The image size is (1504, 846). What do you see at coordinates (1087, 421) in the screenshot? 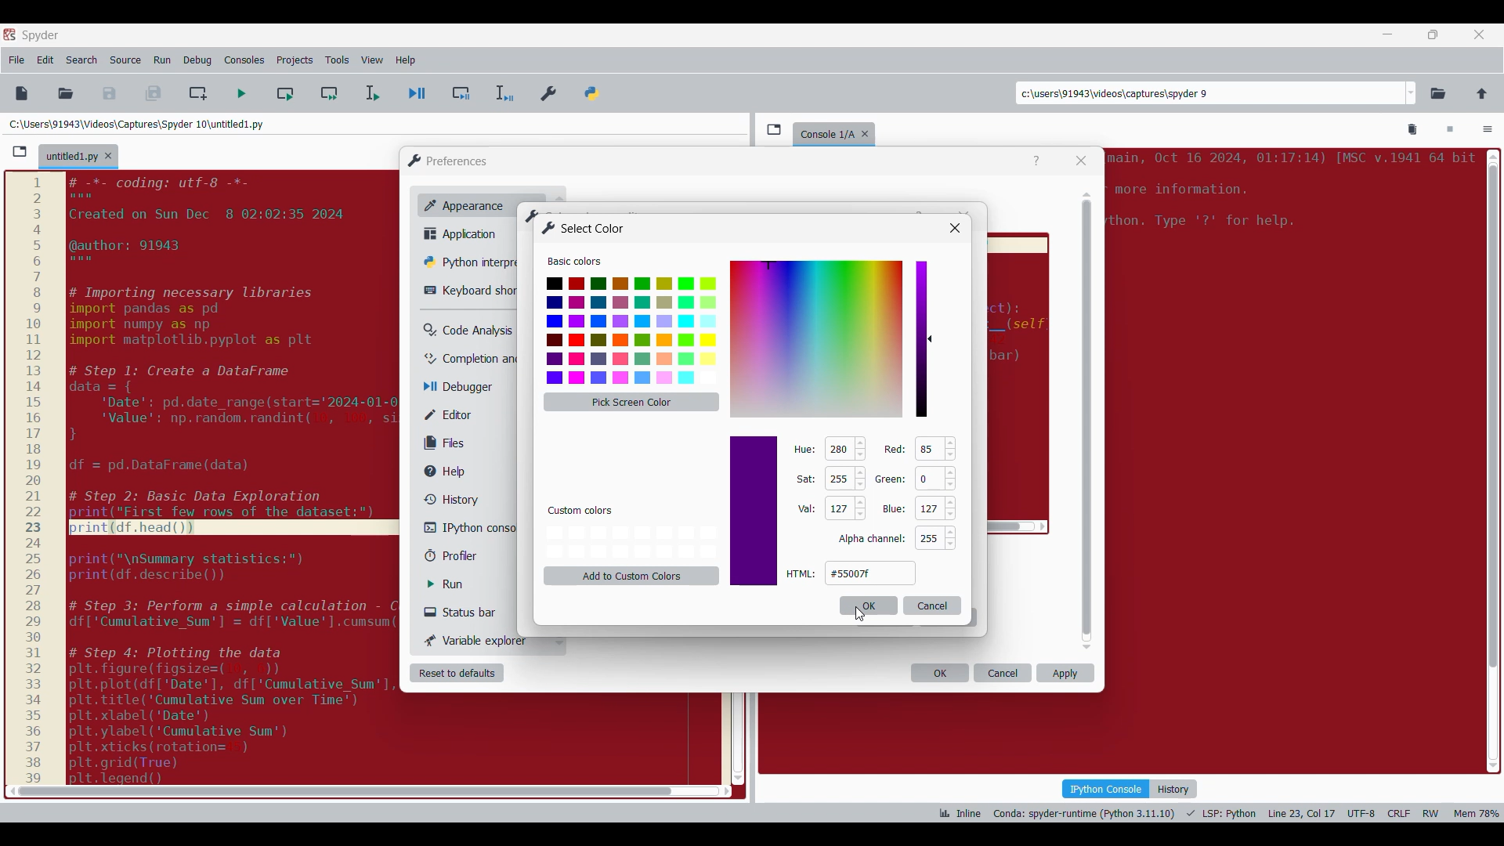
I see `Vertical slide bar` at bounding box center [1087, 421].